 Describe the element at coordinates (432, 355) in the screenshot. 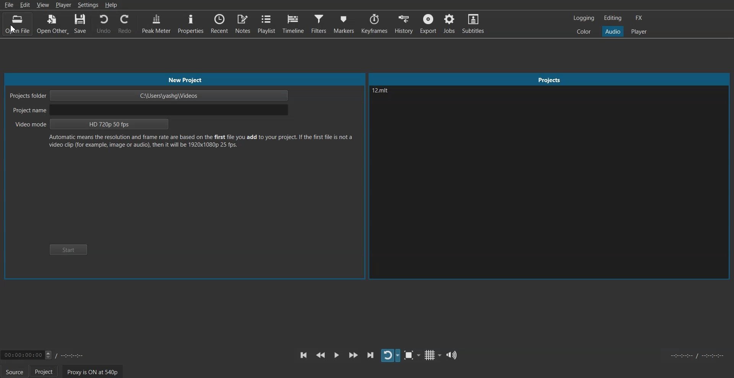

I see `Toggle grid display on the player` at that location.